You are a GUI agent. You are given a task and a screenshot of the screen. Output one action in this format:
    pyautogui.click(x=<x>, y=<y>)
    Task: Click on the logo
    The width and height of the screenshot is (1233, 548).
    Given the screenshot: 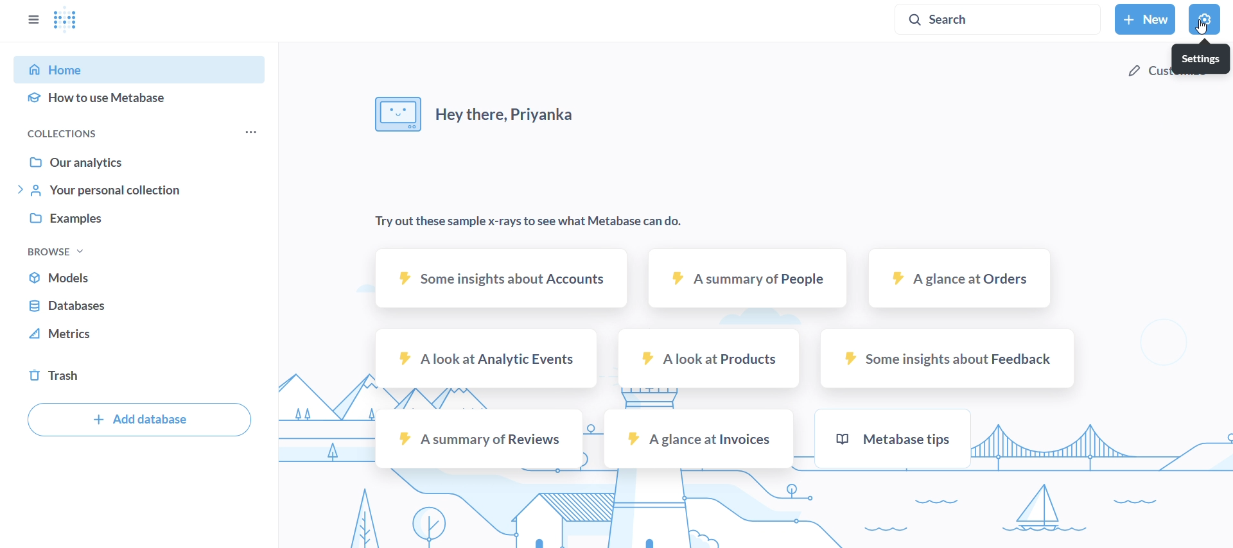 What is the action you would take?
    pyautogui.click(x=70, y=21)
    